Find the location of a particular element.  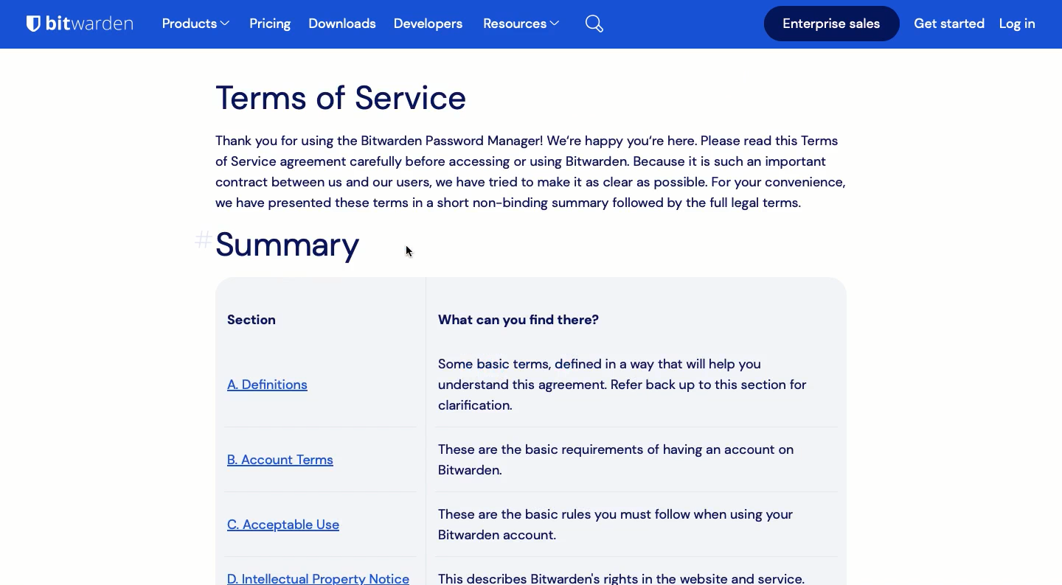

Get started is located at coordinates (951, 26).